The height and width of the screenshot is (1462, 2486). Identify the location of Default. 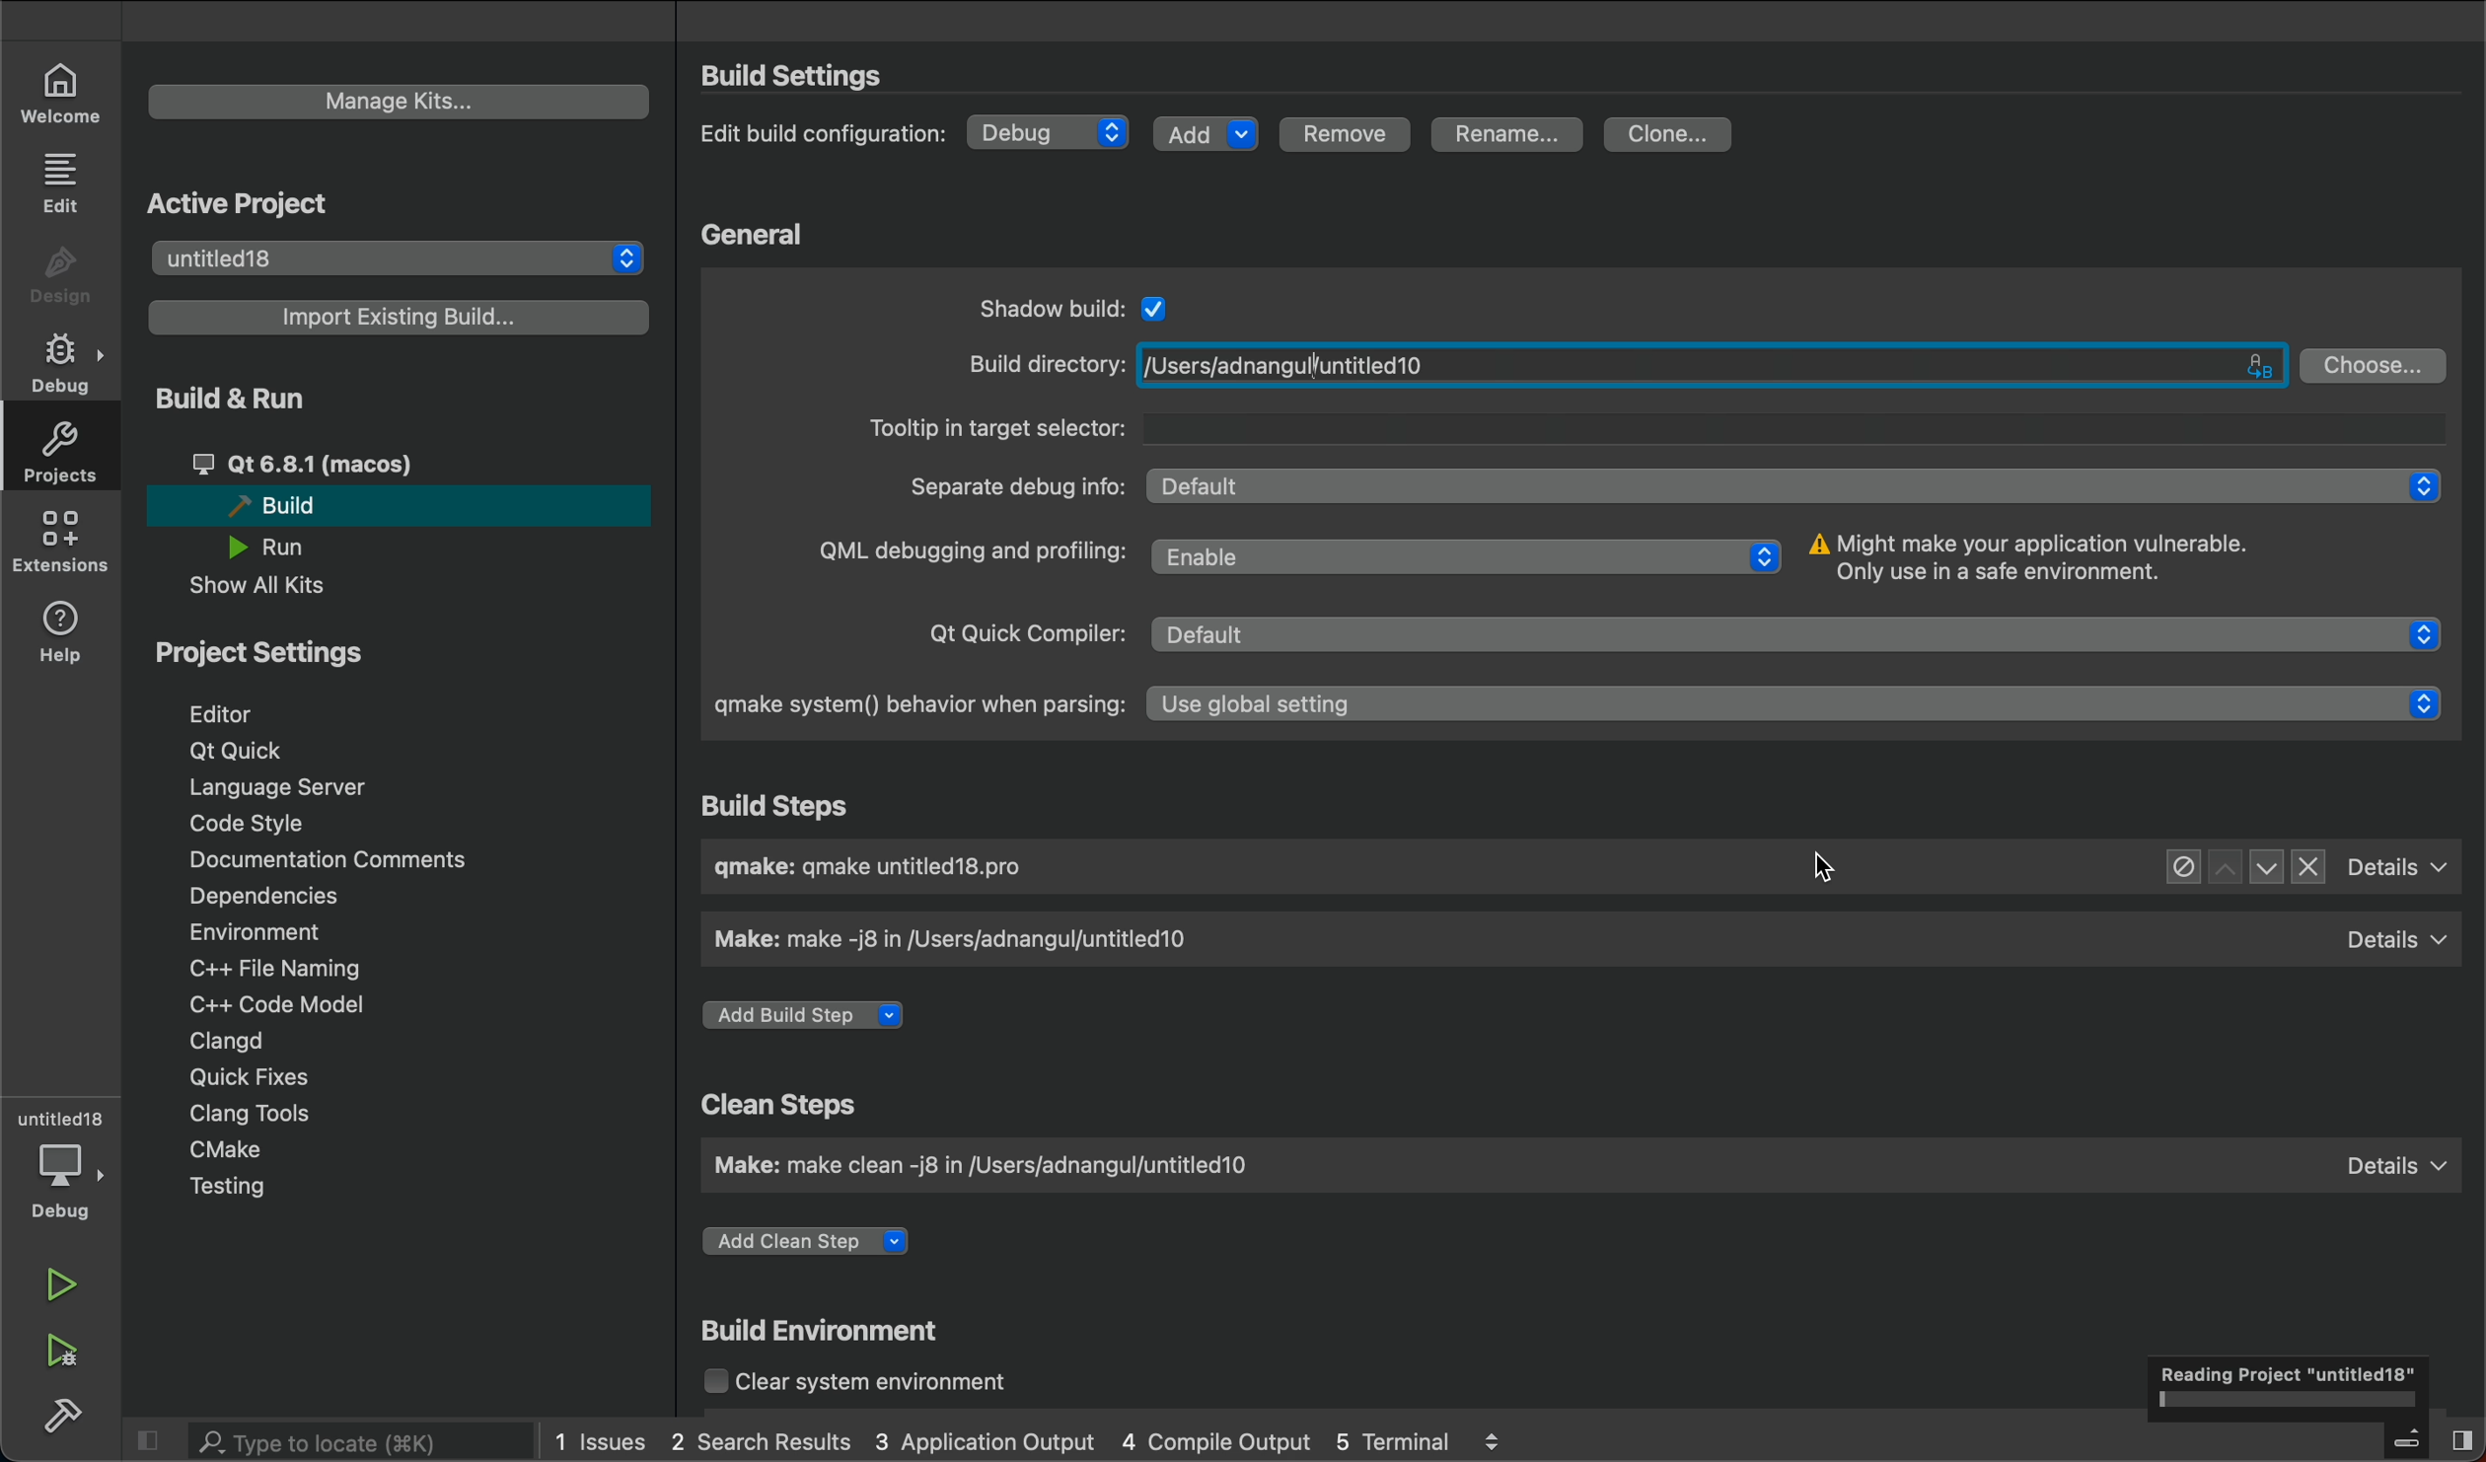
(1802, 485).